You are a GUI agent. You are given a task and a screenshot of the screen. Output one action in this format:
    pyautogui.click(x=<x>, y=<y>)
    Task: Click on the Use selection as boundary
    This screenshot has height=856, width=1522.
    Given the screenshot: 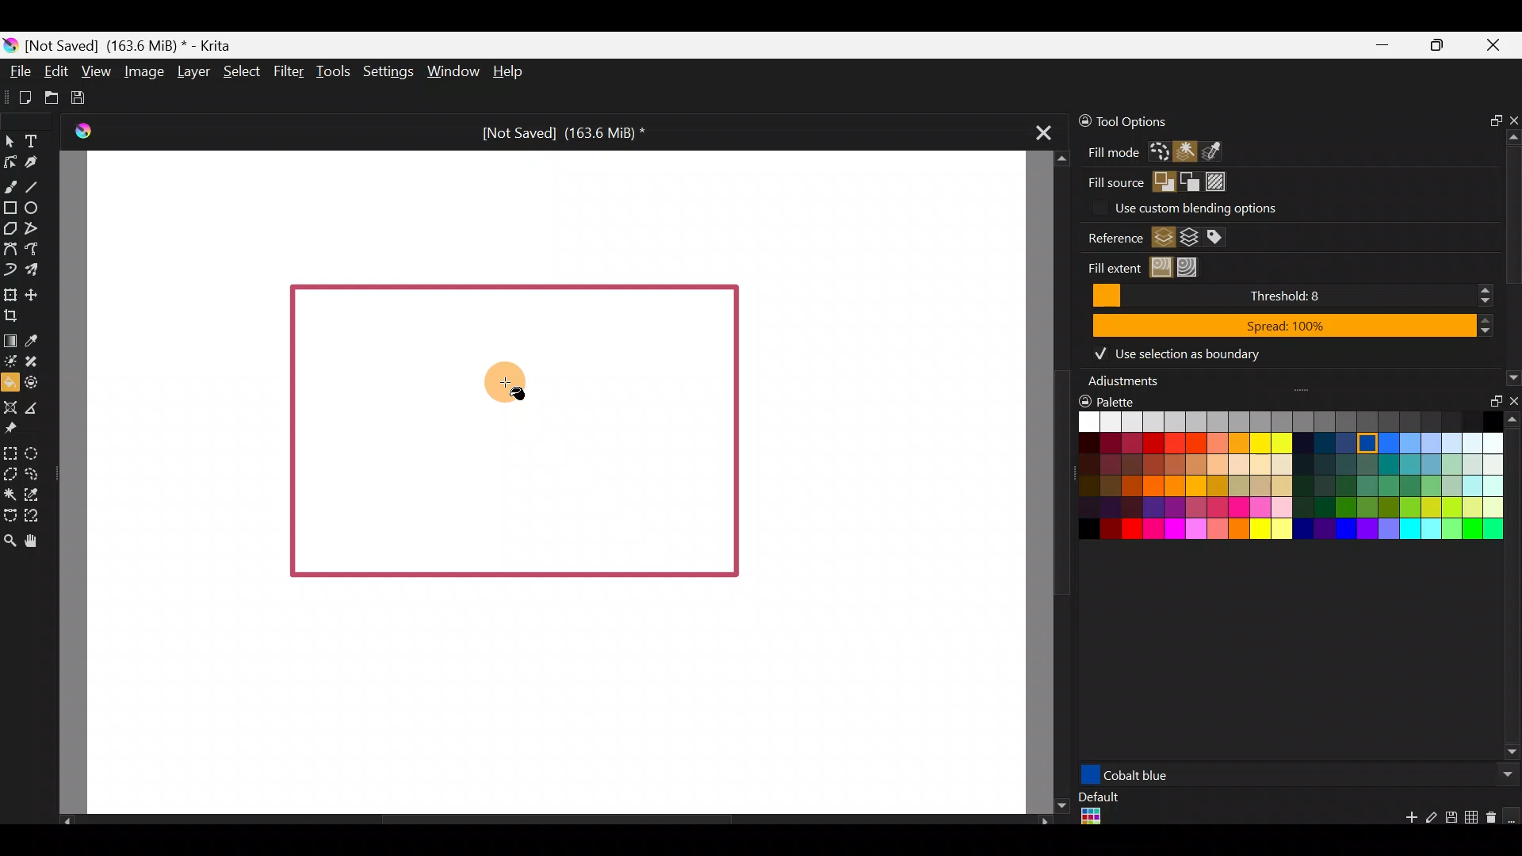 What is the action you would take?
    pyautogui.click(x=1179, y=353)
    